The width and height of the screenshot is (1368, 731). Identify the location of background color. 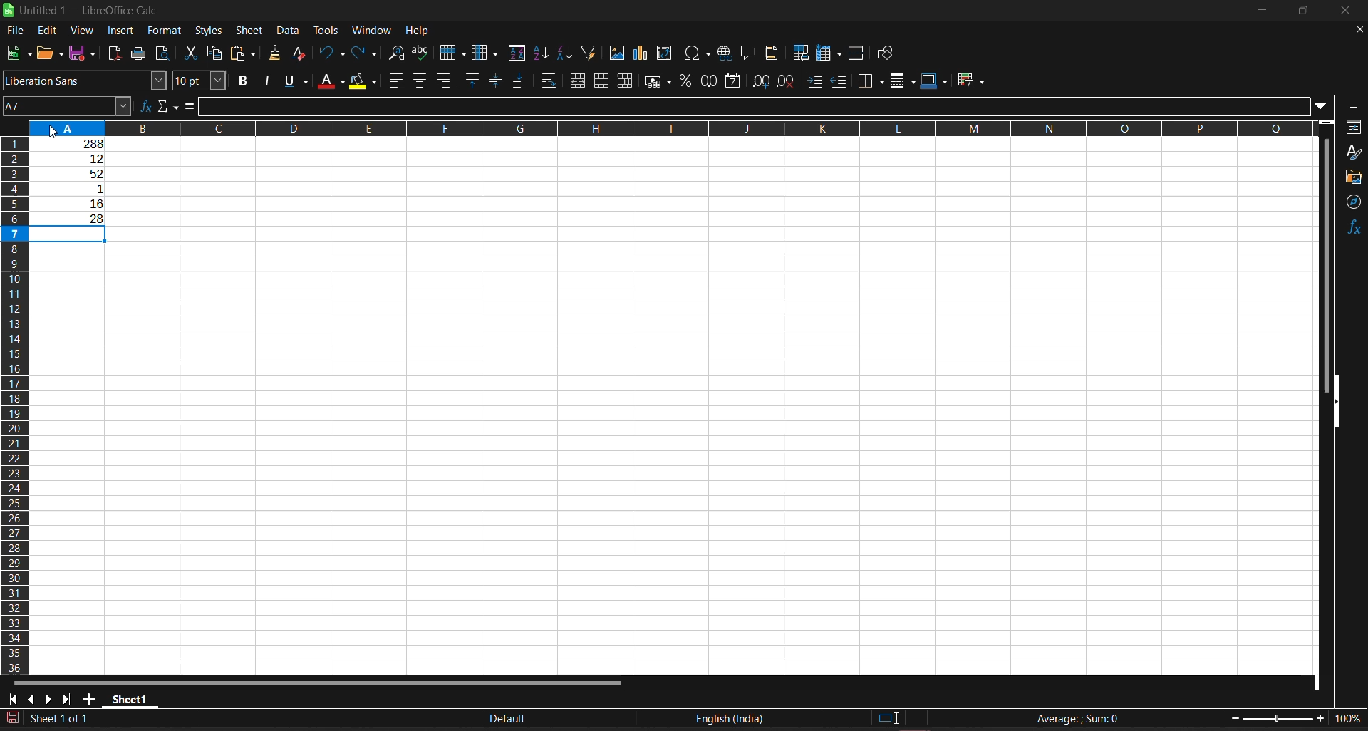
(362, 81).